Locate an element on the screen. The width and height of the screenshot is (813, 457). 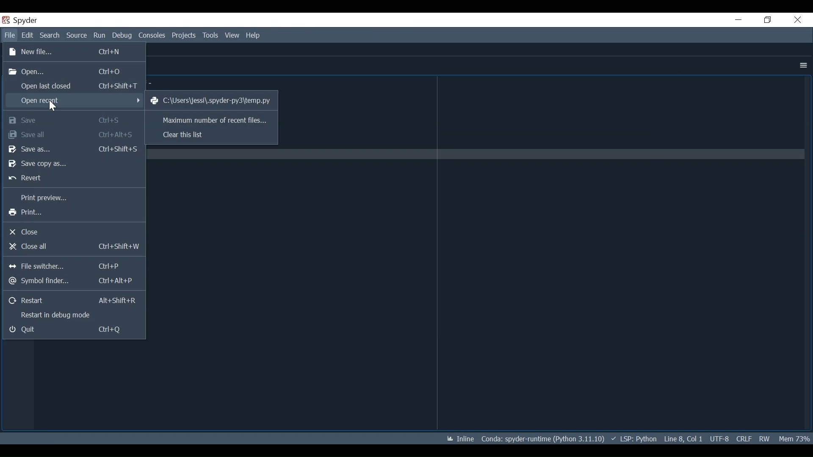
Search is located at coordinates (50, 35).